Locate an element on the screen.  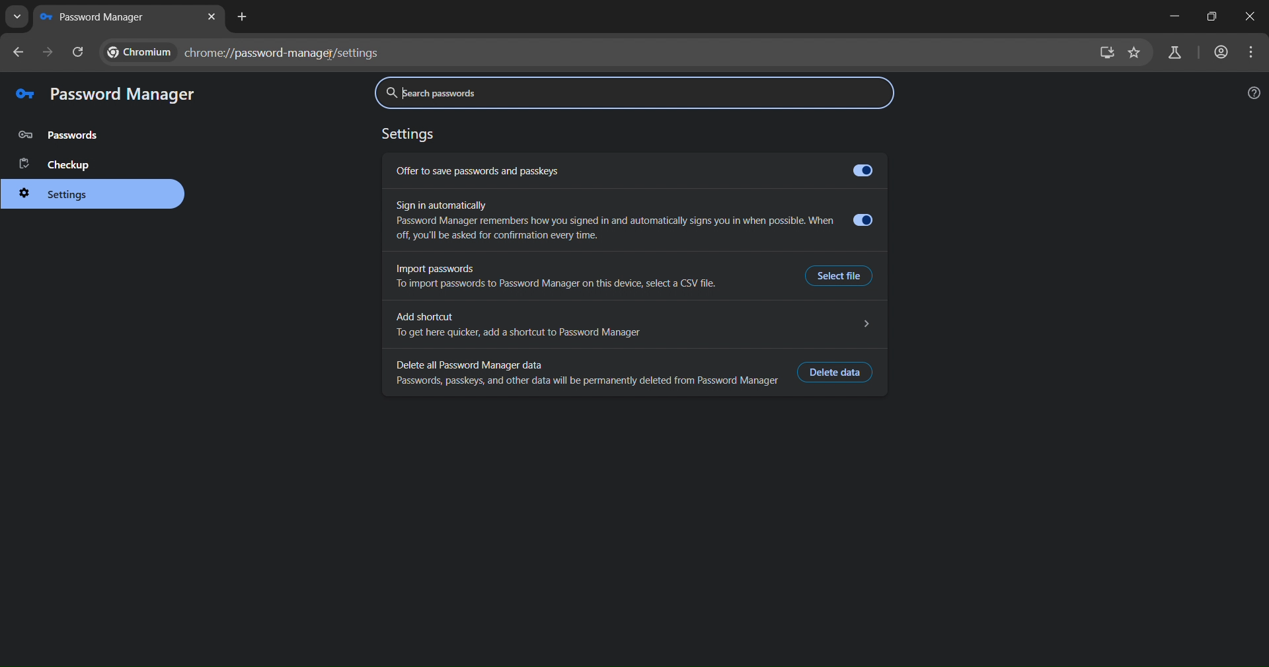
Delete data is located at coordinates (838, 373).